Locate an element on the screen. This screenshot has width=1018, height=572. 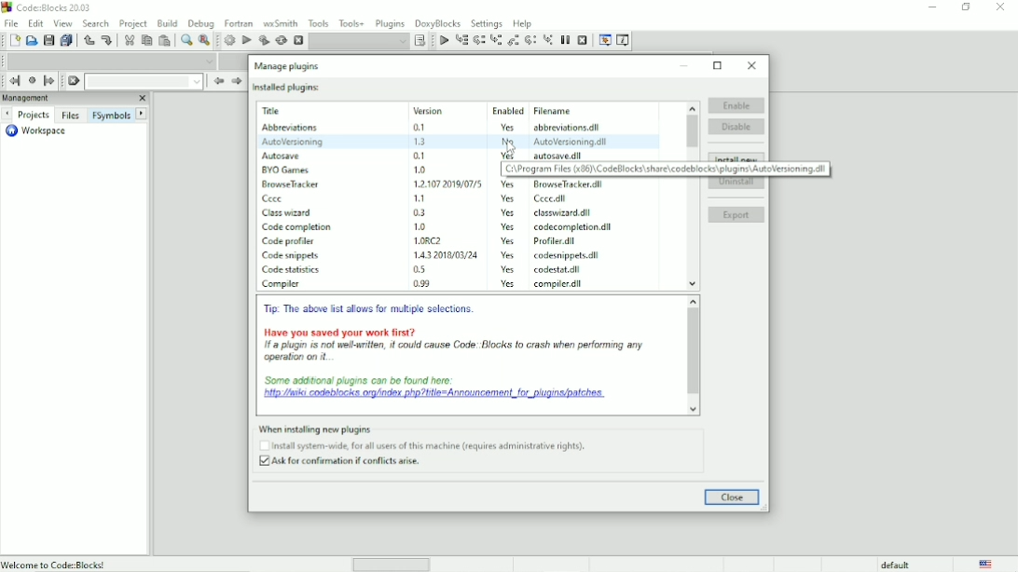
Minimize is located at coordinates (685, 66).